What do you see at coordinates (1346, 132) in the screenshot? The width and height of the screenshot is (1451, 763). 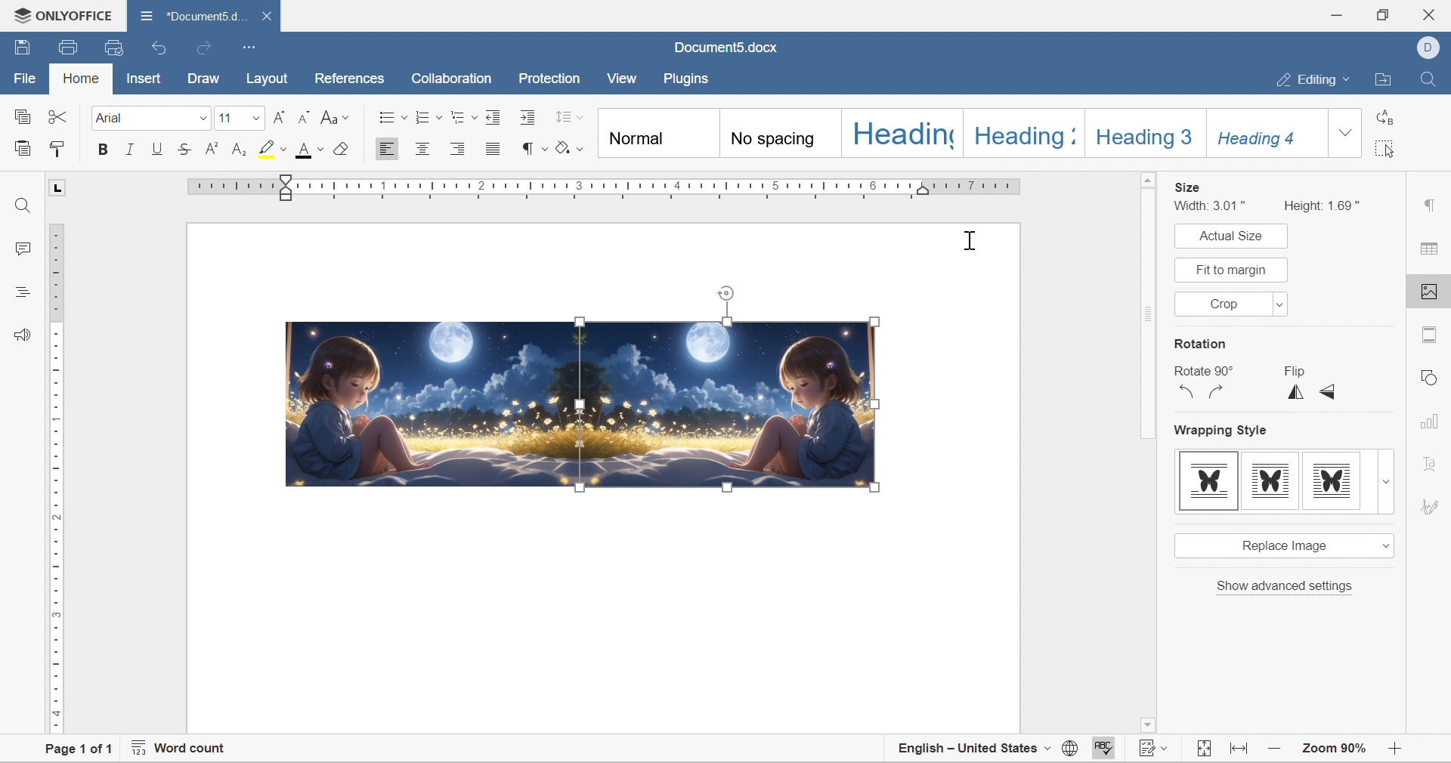 I see `drop down` at bounding box center [1346, 132].